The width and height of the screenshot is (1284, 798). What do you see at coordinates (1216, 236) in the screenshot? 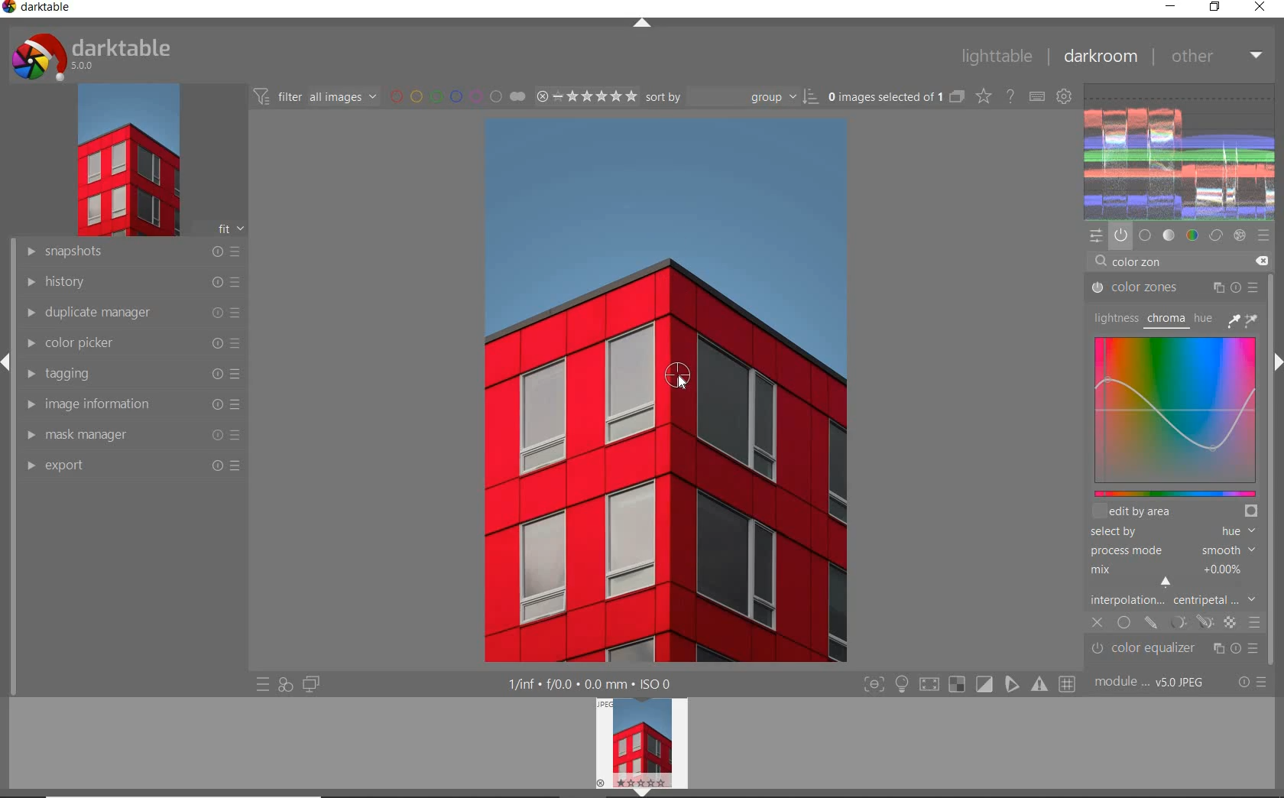
I see `correct` at bounding box center [1216, 236].